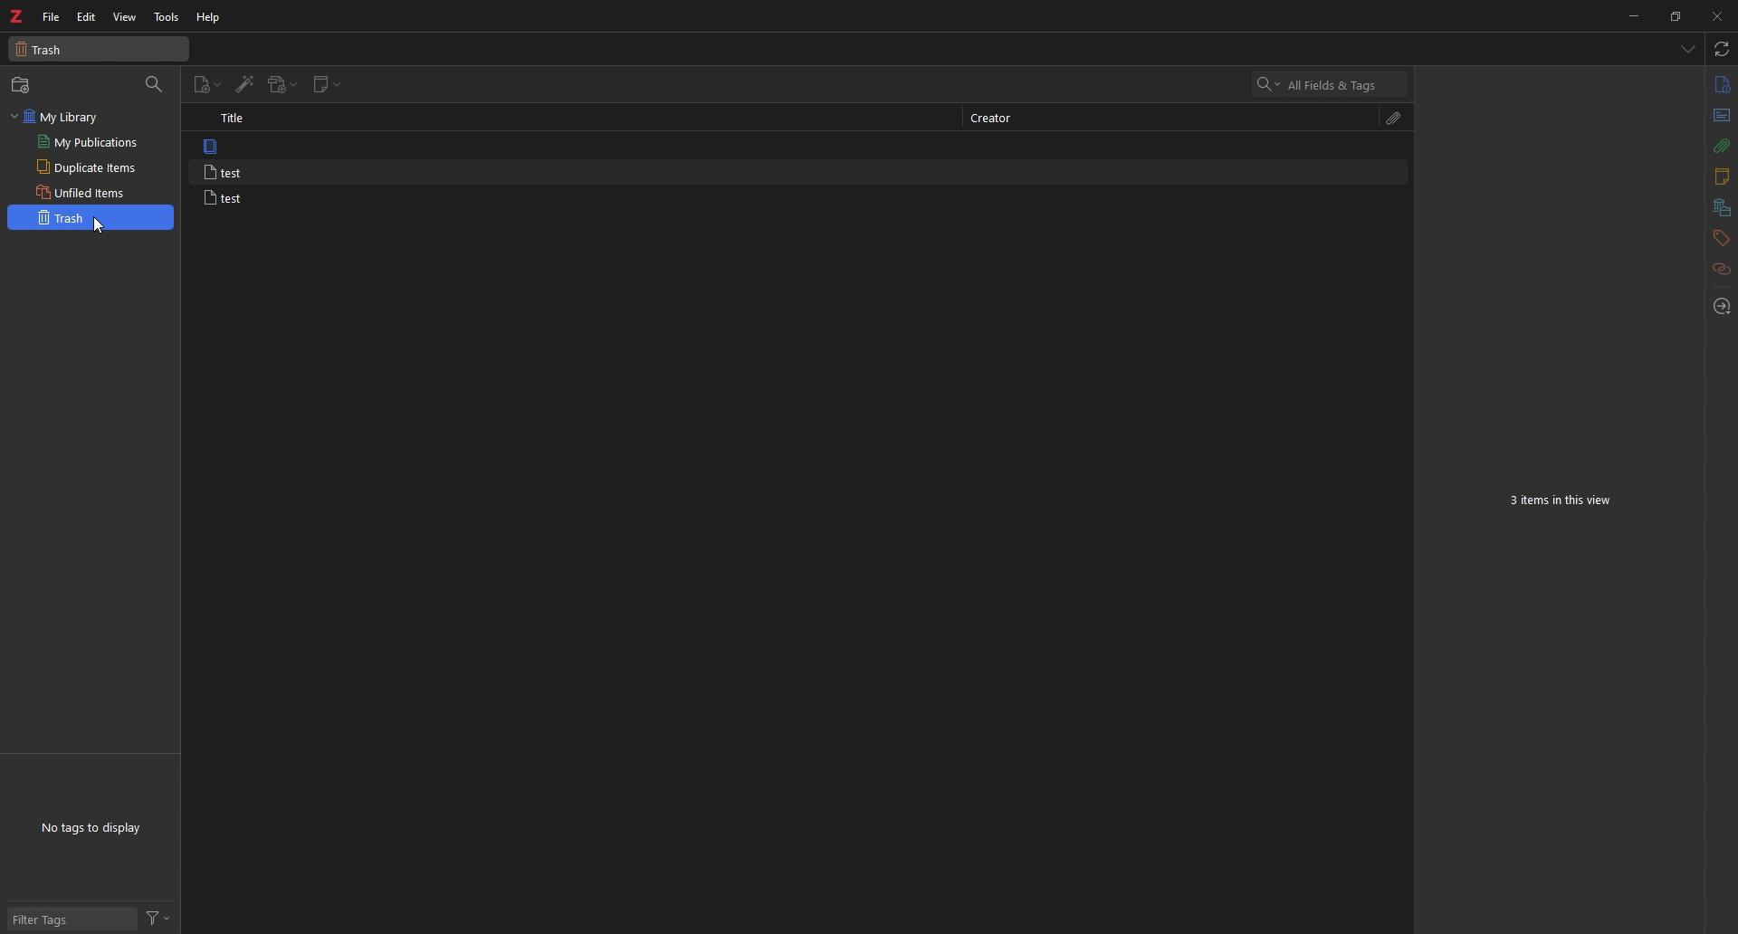  Describe the element at coordinates (24, 85) in the screenshot. I see `new collection` at that location.